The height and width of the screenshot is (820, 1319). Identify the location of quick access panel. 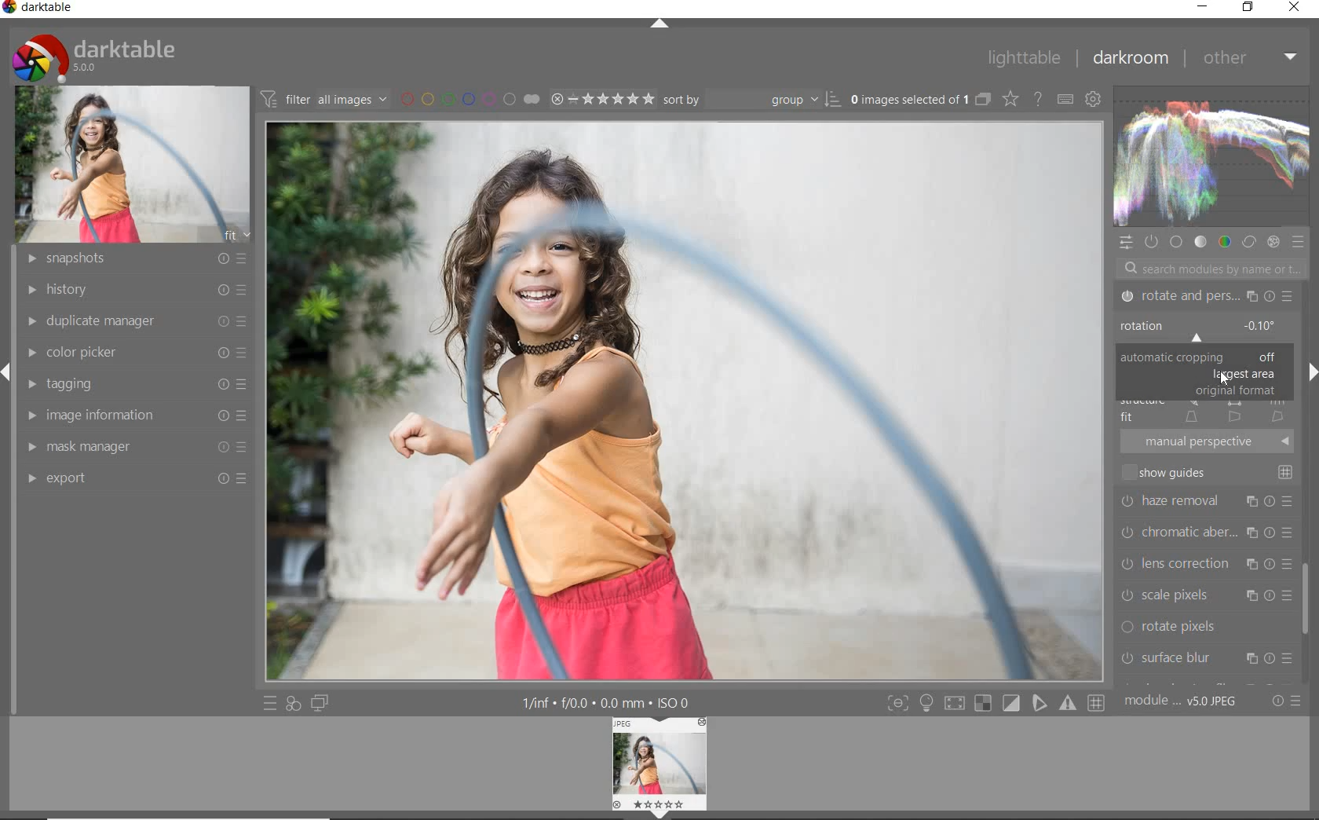
(1124, 245).